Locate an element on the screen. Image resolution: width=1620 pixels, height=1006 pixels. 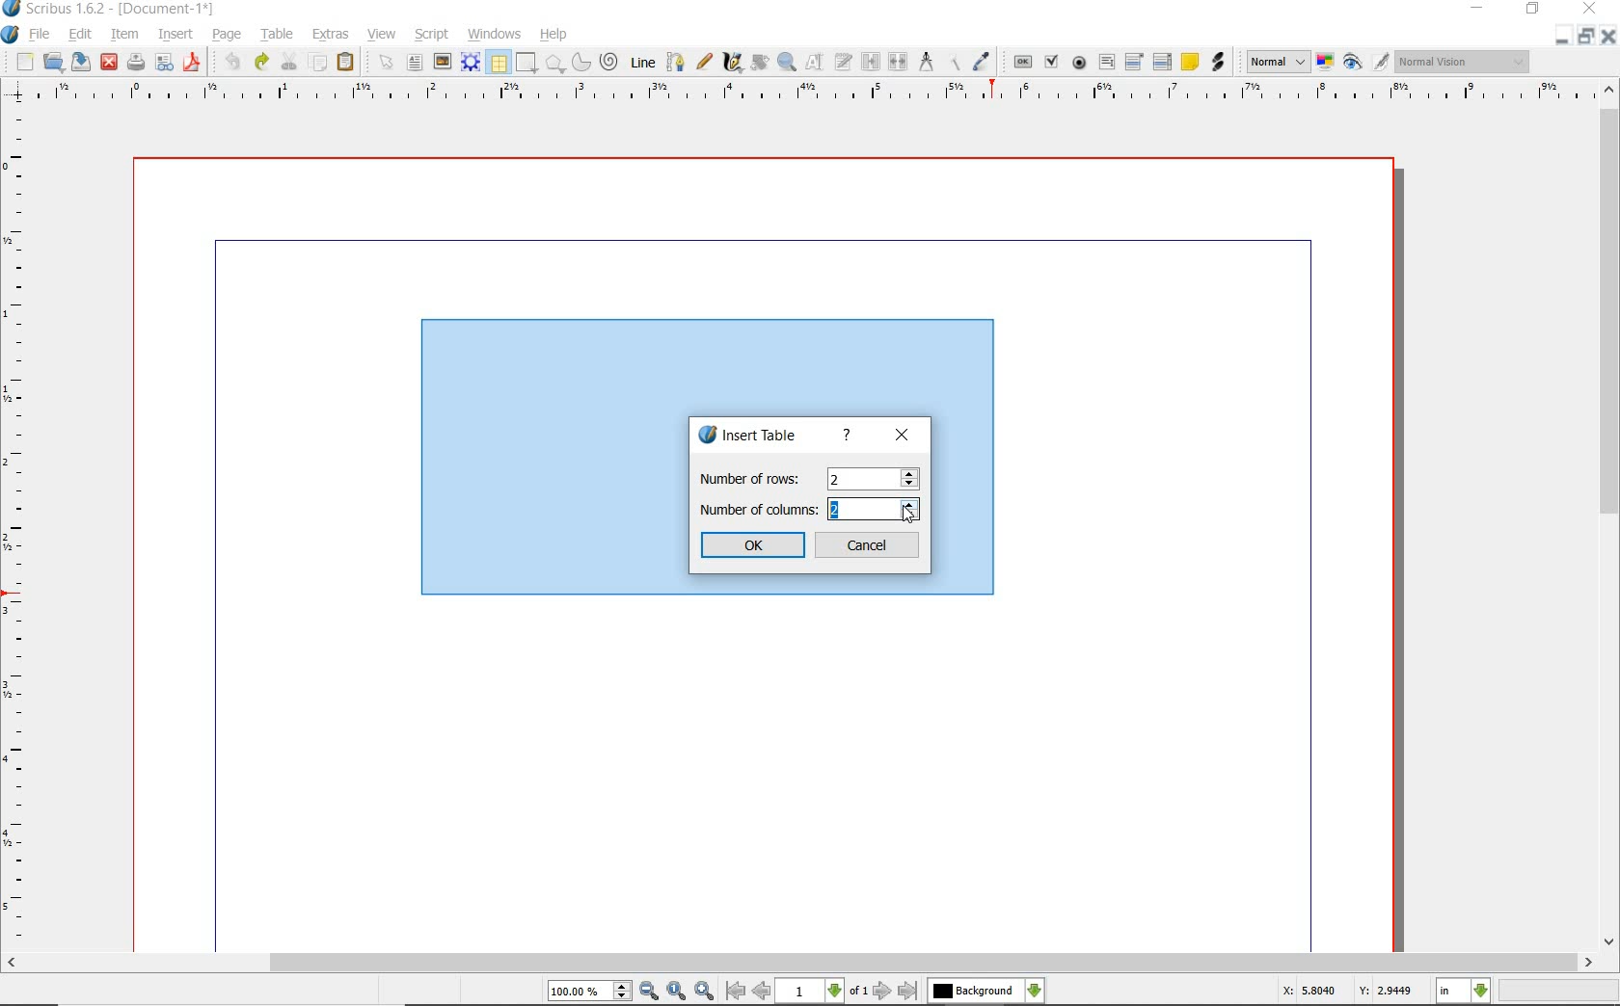
pdf radio box is located at coordinates (1080, 64).